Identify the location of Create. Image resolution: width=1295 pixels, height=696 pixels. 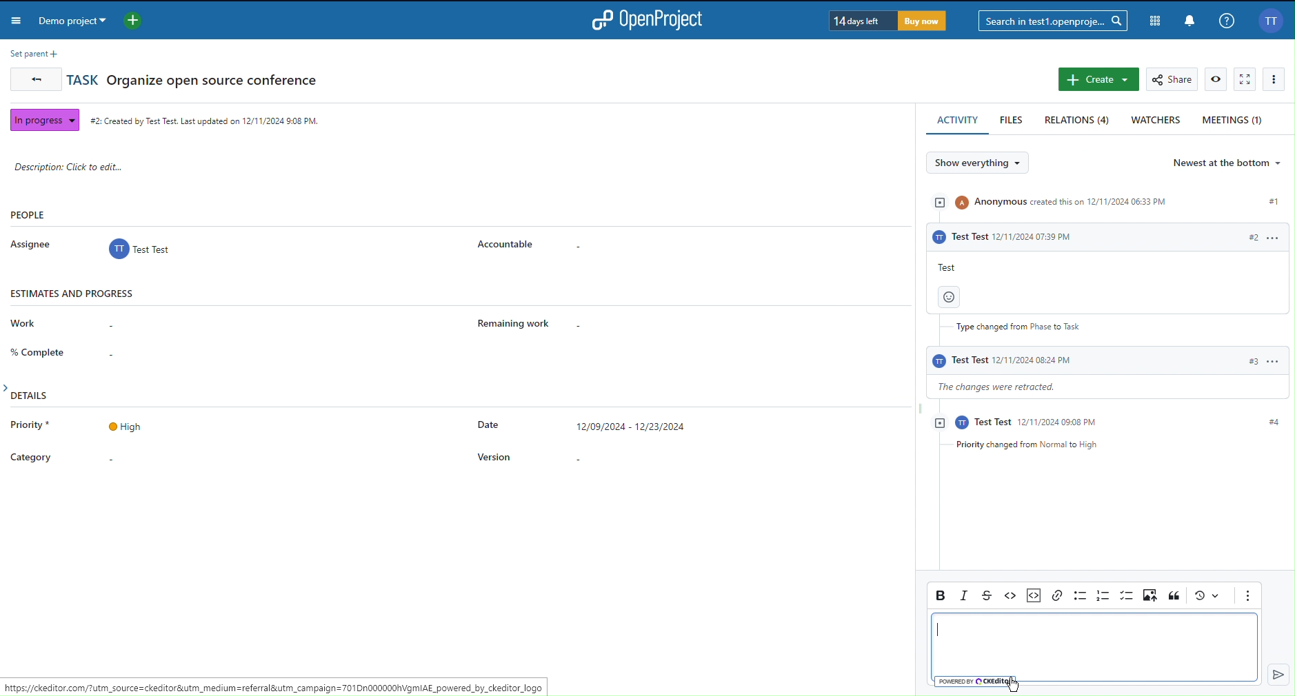
(1098, 80).